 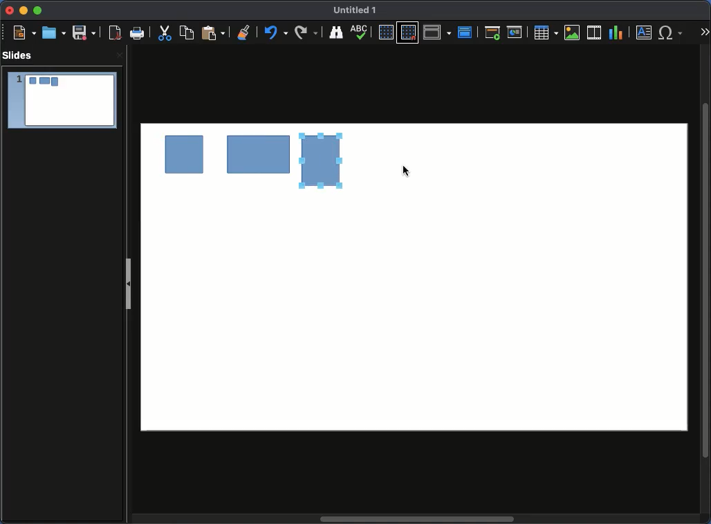 What do you see at coordinates (644, 33) in the screenshot?
I see `Textbox` at bounding box center [644, 33].